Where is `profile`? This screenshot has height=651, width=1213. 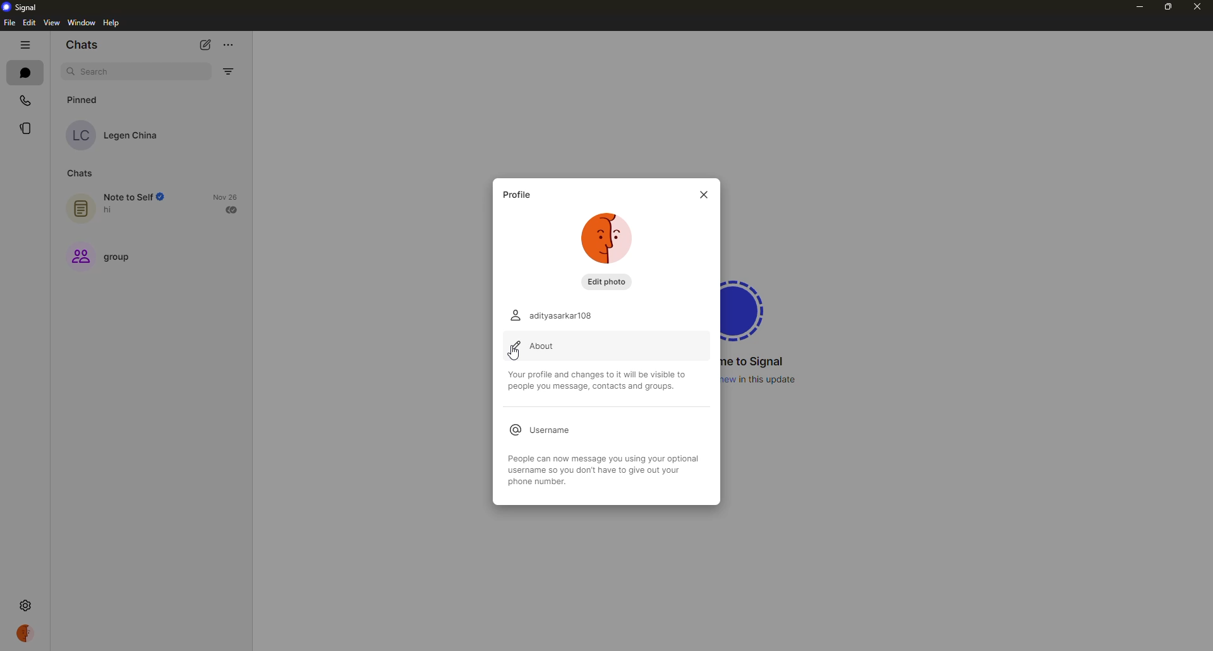
profile is located at coordinates (519, 195).